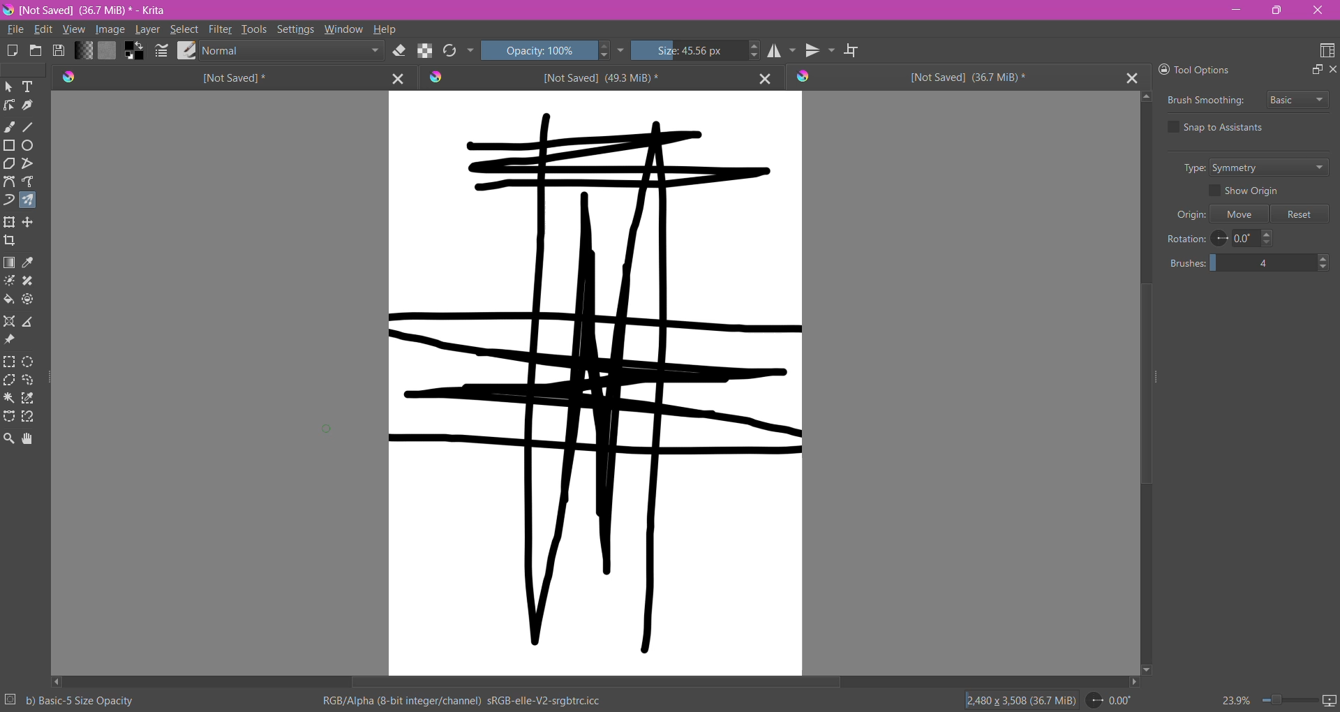 This screenshot has width=1340, height=712. What do you see at coordinates (1147, 383) in the screenshot?
I see `Vertical Scroll Bar` at bounding box center [1147, 383].